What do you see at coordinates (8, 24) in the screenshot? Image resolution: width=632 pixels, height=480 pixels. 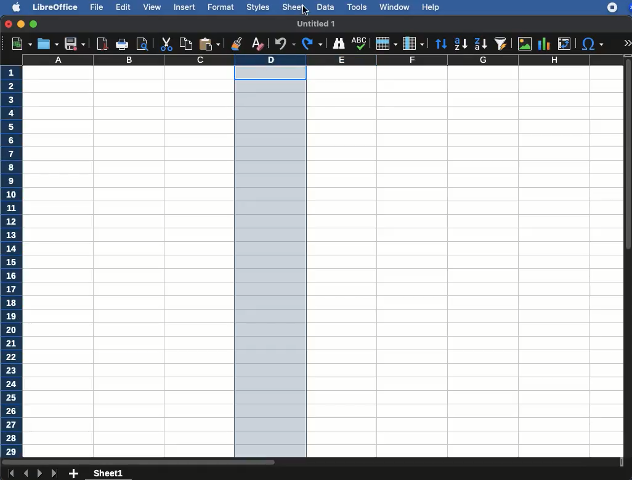 I see `close` at bounding box center [8, 24].